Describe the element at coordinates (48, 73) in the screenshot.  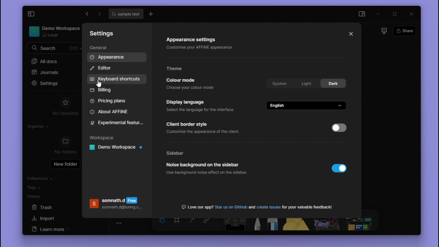
I see `Journals` at that location.